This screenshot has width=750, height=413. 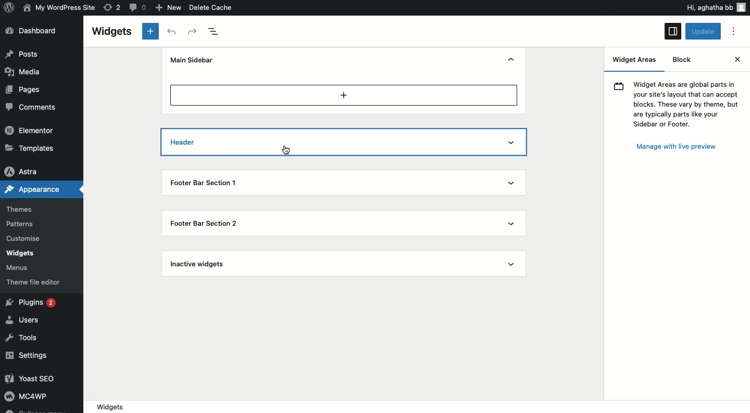 I want to click on Astra, so click(x=23, y=172).